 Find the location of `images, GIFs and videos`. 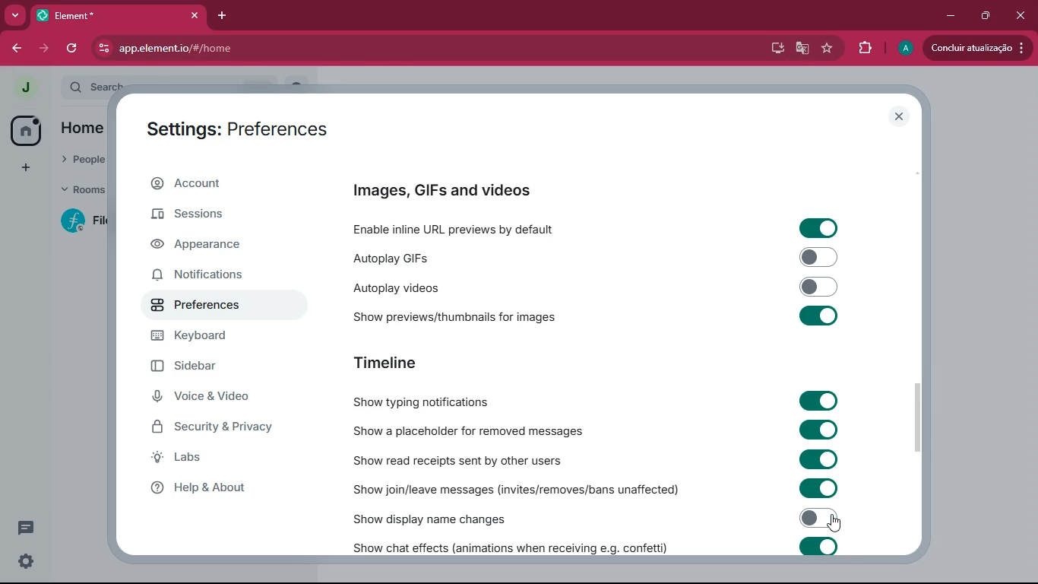

images, GIFs and videos is located at coordinates (449, 190).